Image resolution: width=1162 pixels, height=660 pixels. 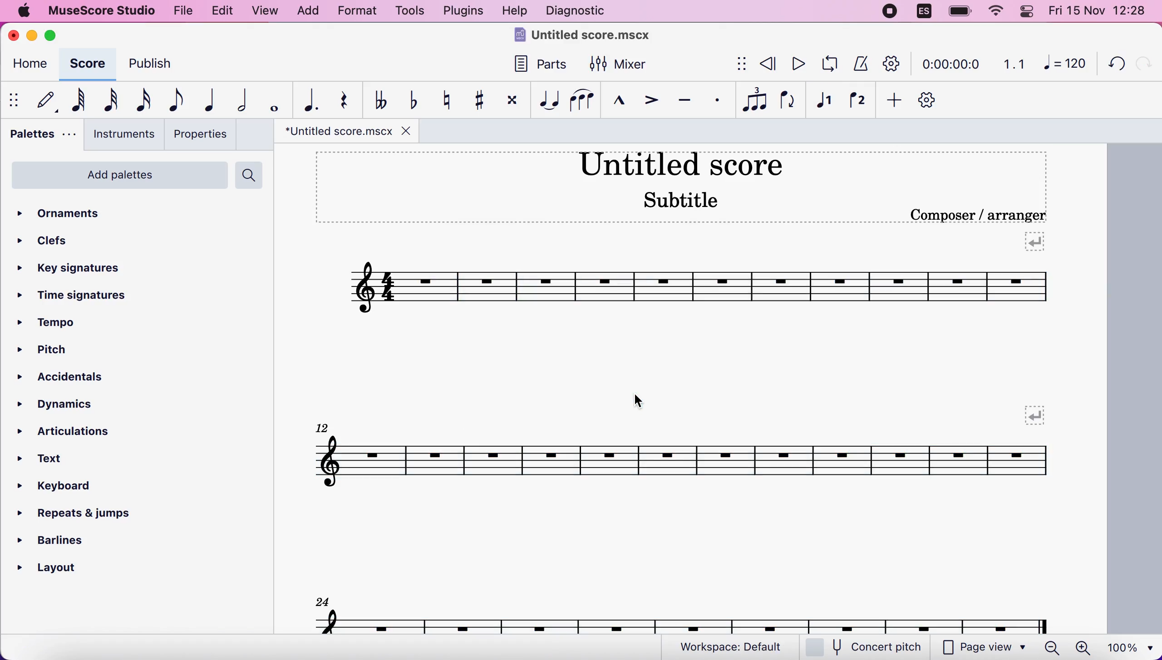 I want to click on quarter note, so click(x=206, y=100).